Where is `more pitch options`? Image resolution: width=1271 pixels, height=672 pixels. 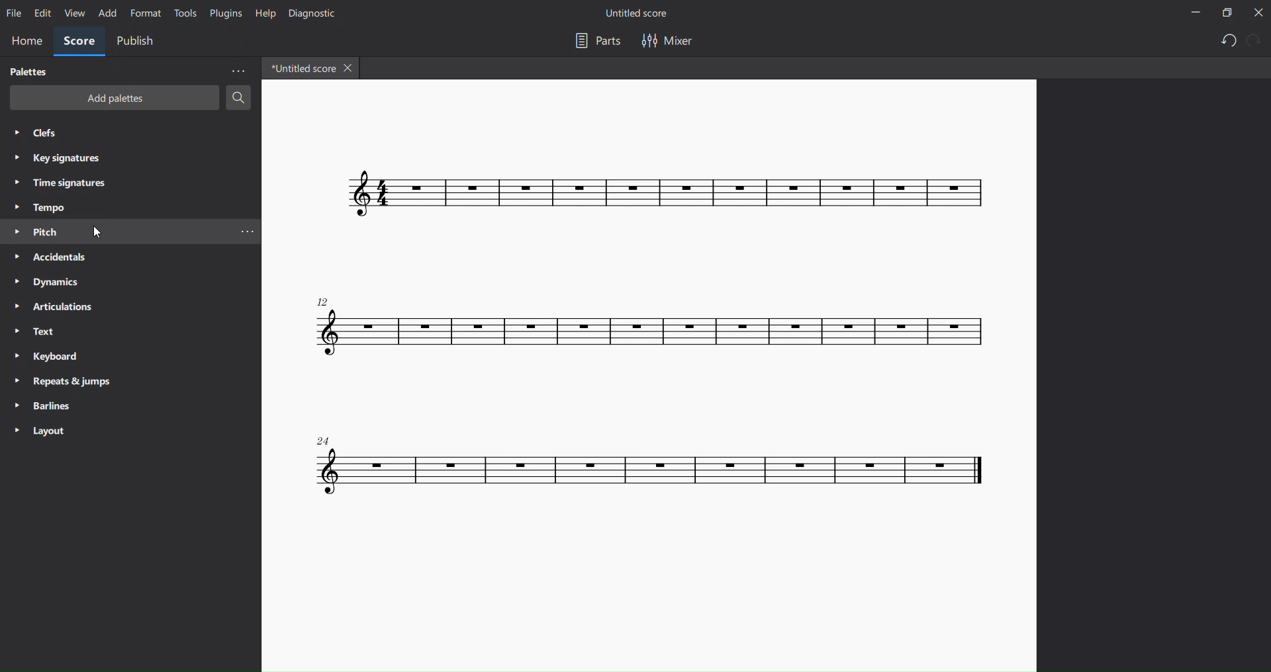
more pitch options is located at coordinates (248, 232).